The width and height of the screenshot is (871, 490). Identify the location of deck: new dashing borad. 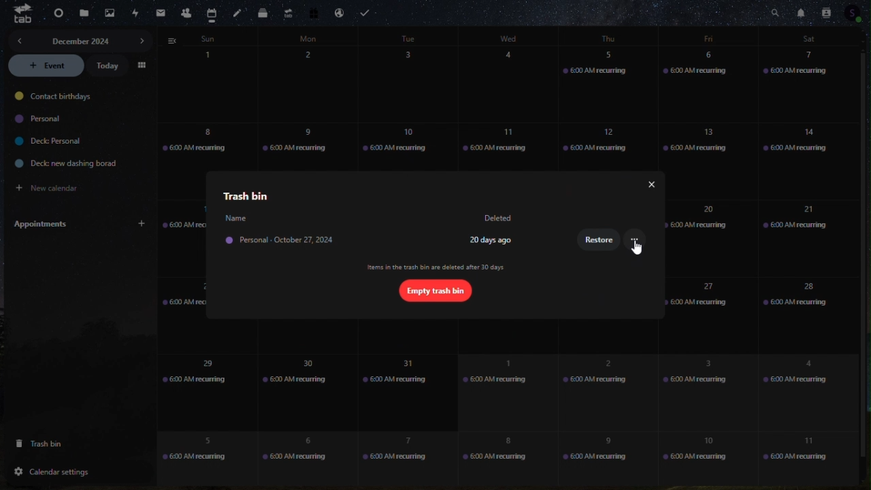
(61, 163).